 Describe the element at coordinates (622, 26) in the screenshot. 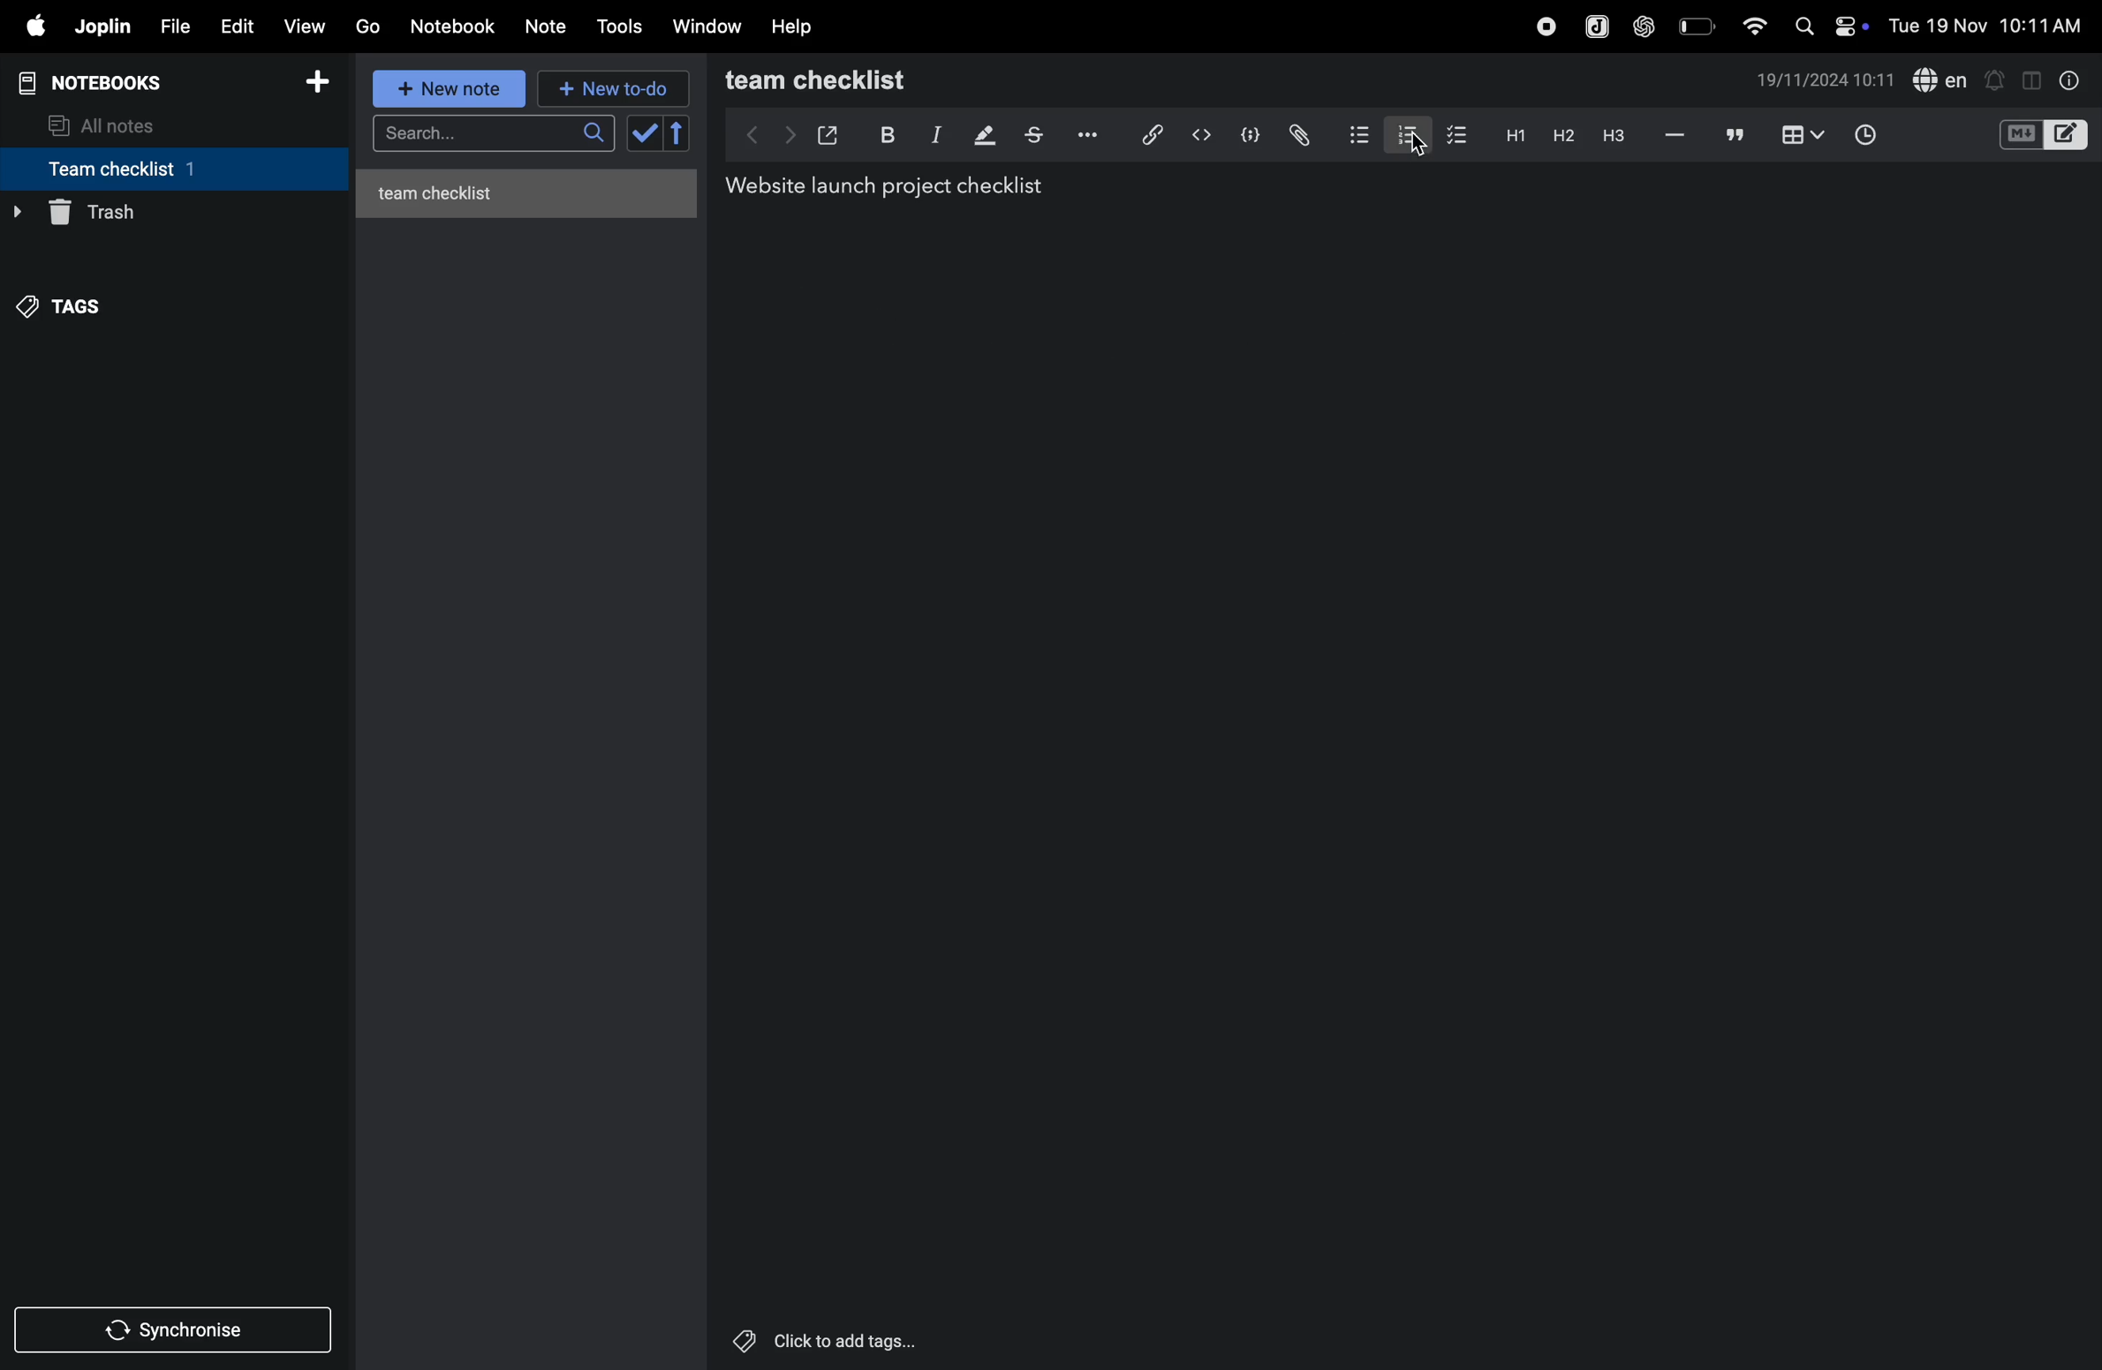

I see `tools` at that location.